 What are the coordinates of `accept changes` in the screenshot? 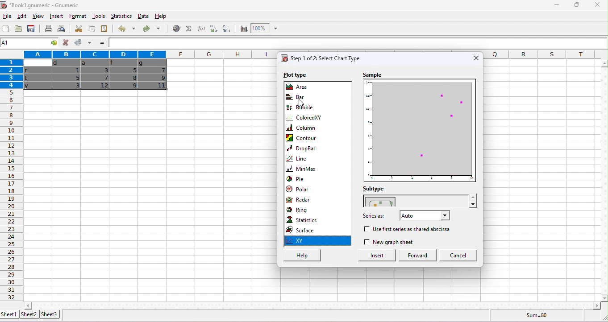 It's located at (79, 42).